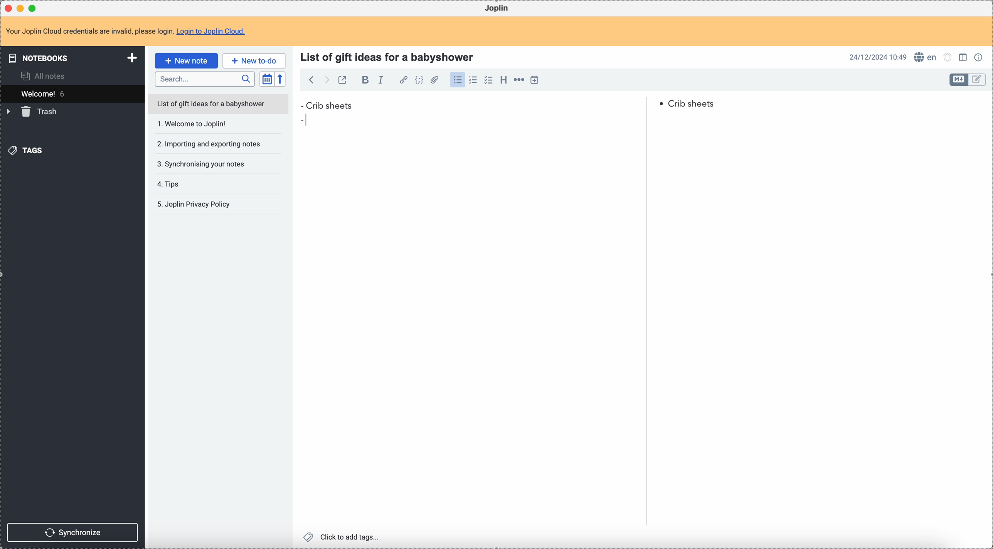 The width and height of the screenshot is (993, 549). I want to click on joplin privacy policy, so click(196, 206).